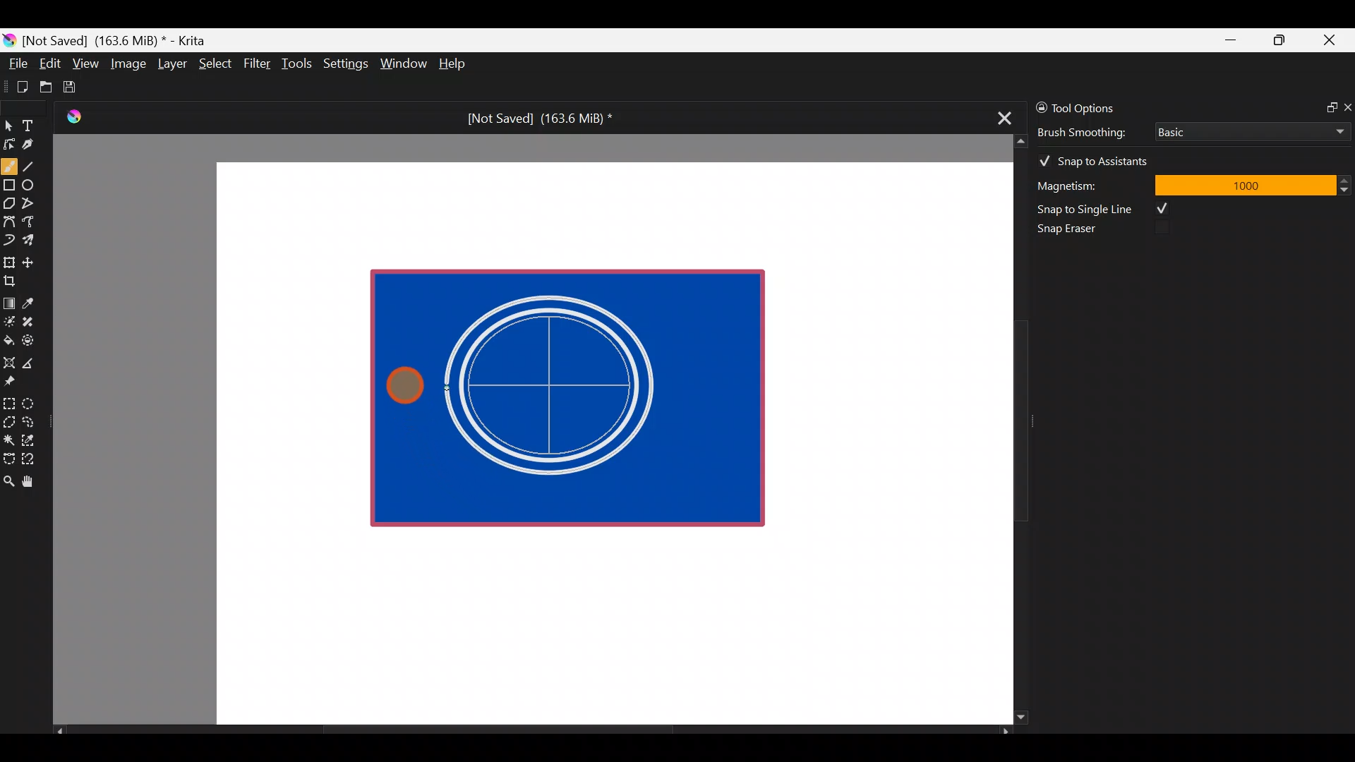 The width and height of the screenshot is (1355, 762). Describe the element at coordinates (1109, 209) in the screenshot. I see `Snap to single line` at that location.